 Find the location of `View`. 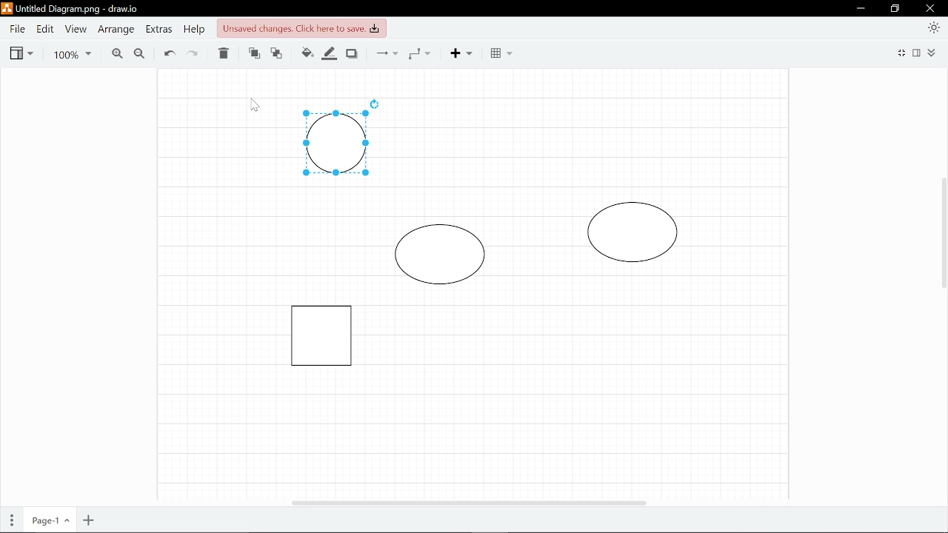

View is located at coordinates (21, 52).